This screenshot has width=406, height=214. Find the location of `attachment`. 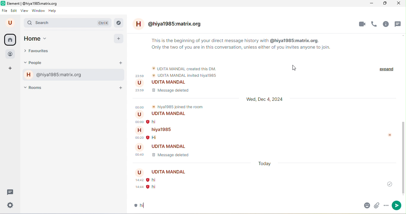

attachment is located at coordinates (376, 206).